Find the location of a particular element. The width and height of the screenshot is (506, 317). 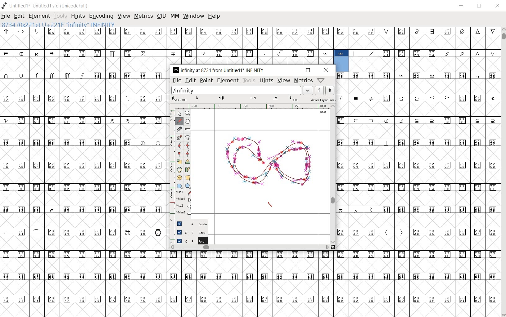

close is located at coordinates (327, 70).